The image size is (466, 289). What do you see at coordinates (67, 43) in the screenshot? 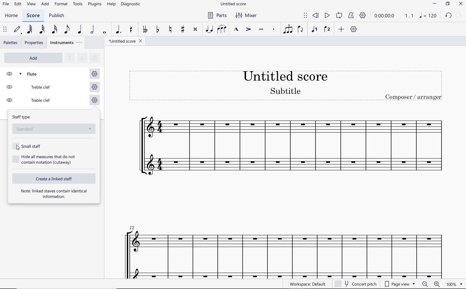
I see `INSTRUMENTS` at bounding box center [67, 43].